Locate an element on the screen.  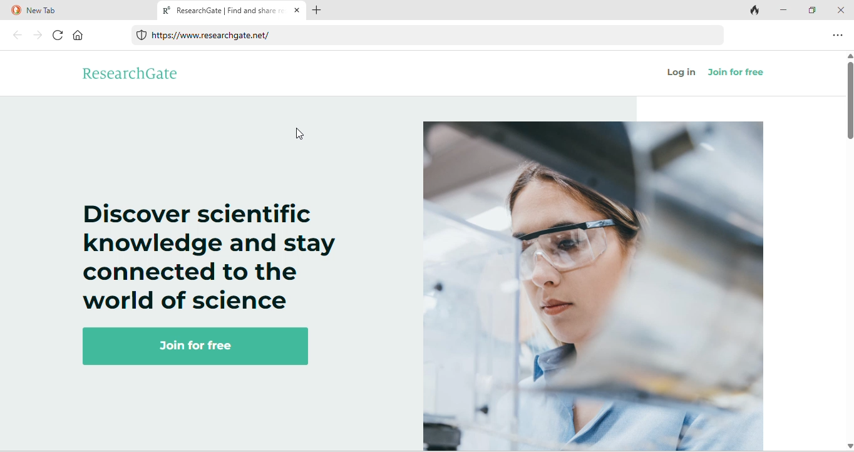
join for free is located at coordinates (743, 75).